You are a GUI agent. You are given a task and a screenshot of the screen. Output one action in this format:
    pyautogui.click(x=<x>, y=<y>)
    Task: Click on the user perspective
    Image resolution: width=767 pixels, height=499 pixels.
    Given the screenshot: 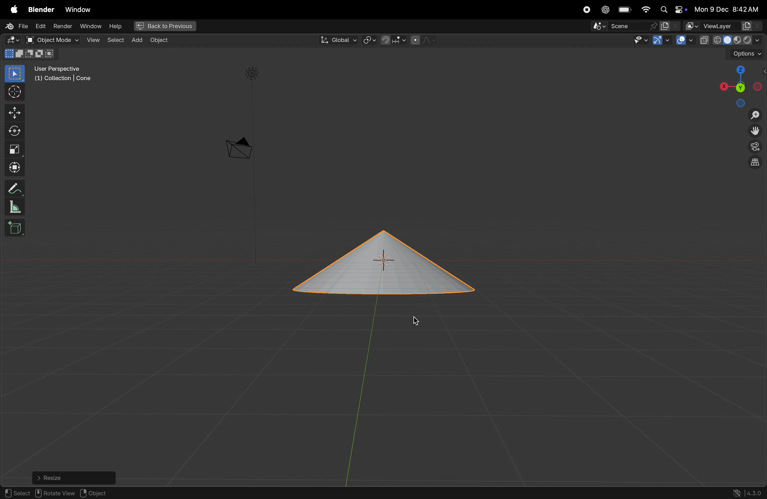 What is the action you would take?
    pyautogui.click(x=64, y=73)
    